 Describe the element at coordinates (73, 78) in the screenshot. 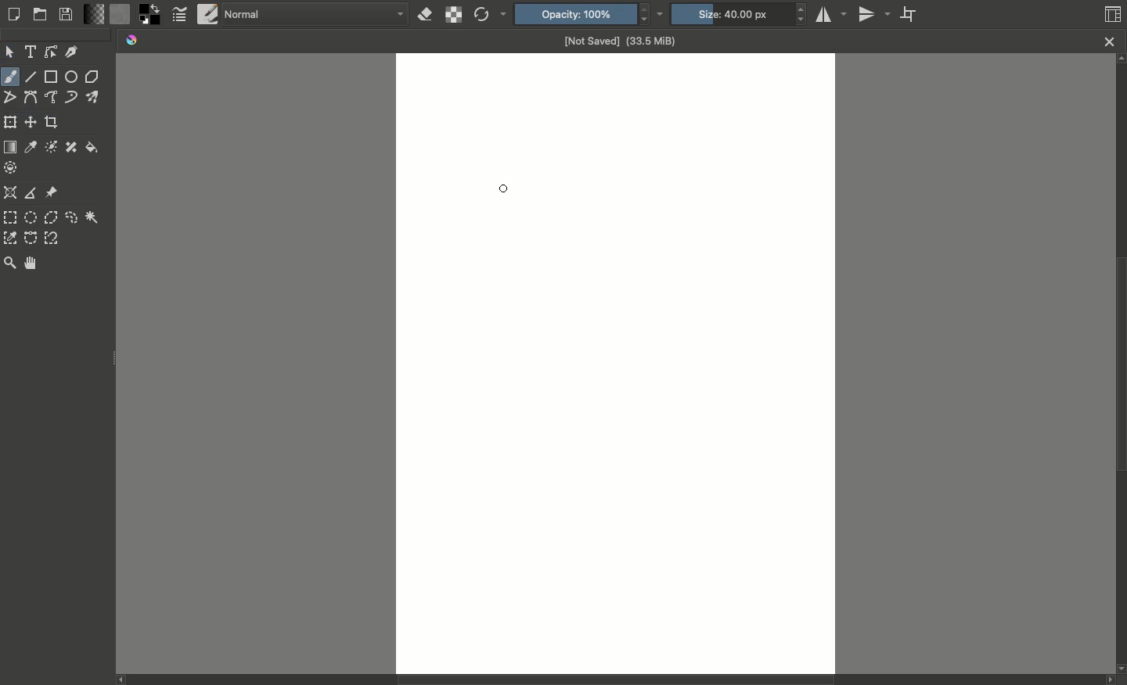

I see `Ellipse tool` at that location.